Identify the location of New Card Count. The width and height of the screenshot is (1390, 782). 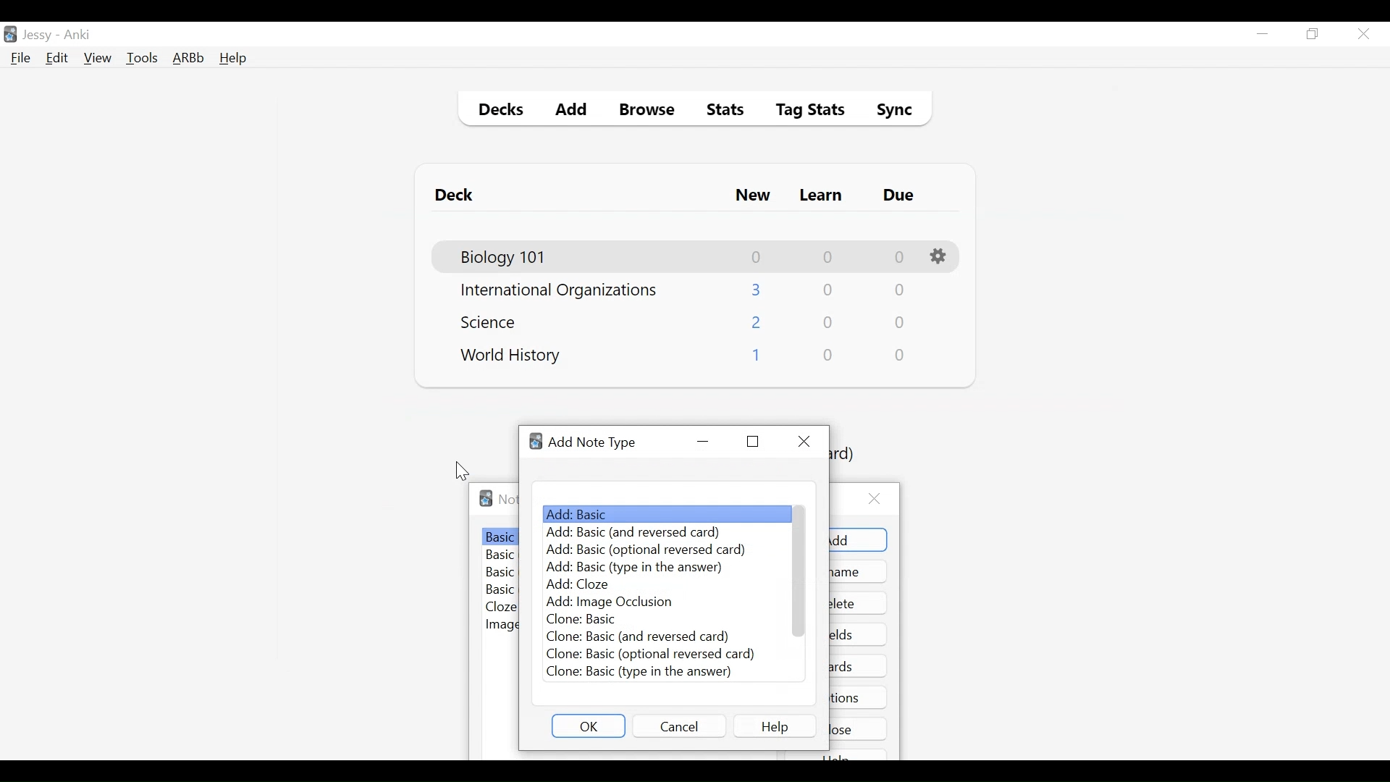
(757, 324).